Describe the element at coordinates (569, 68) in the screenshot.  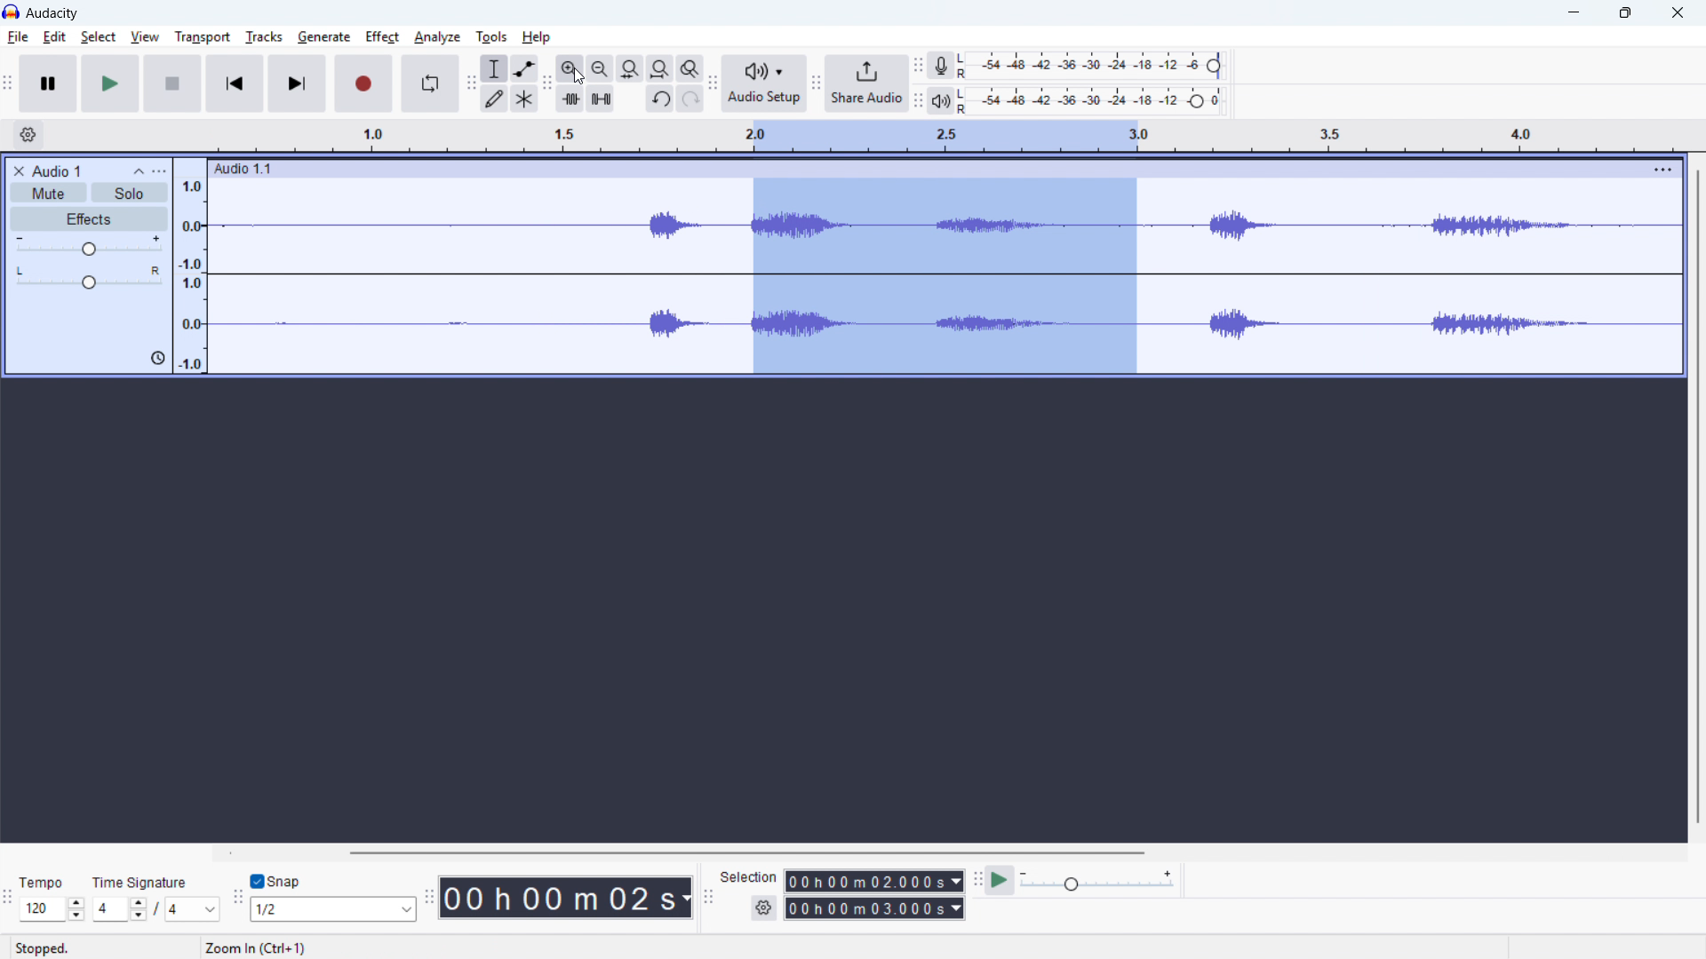
I see `ZoZoom in` at that location.